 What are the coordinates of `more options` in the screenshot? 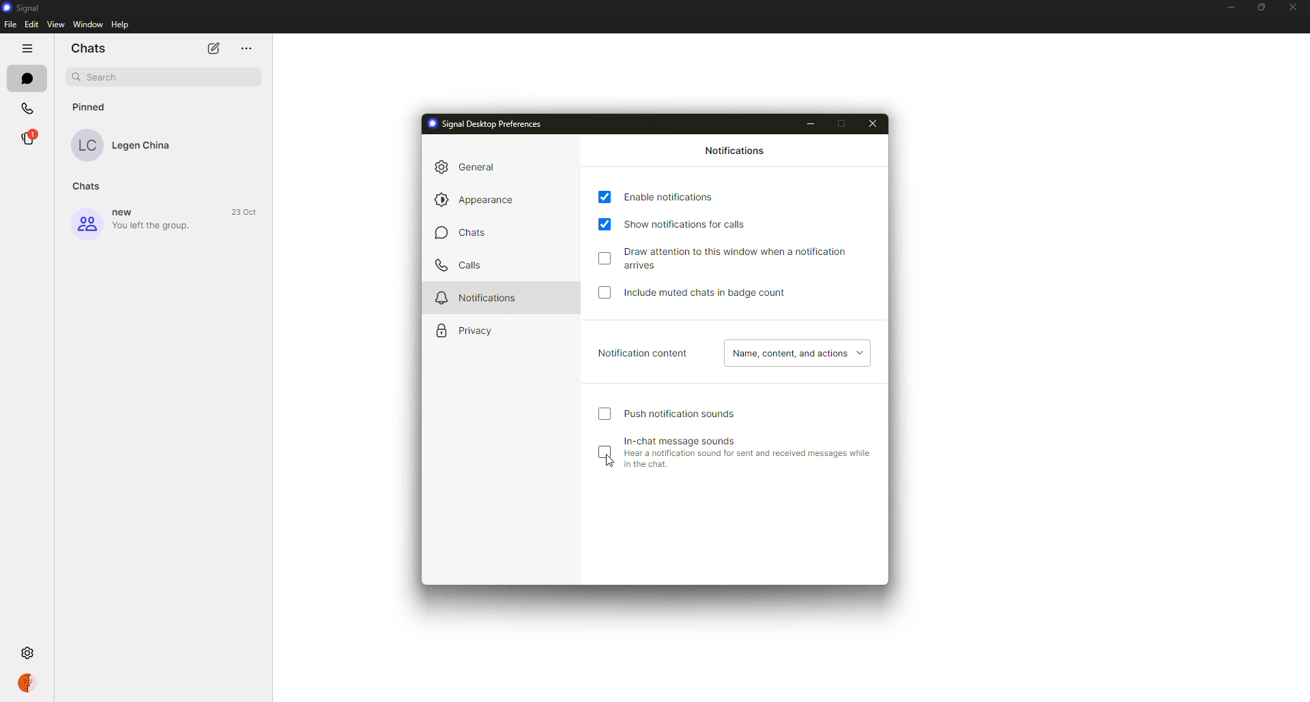 It's located at (26, 48).